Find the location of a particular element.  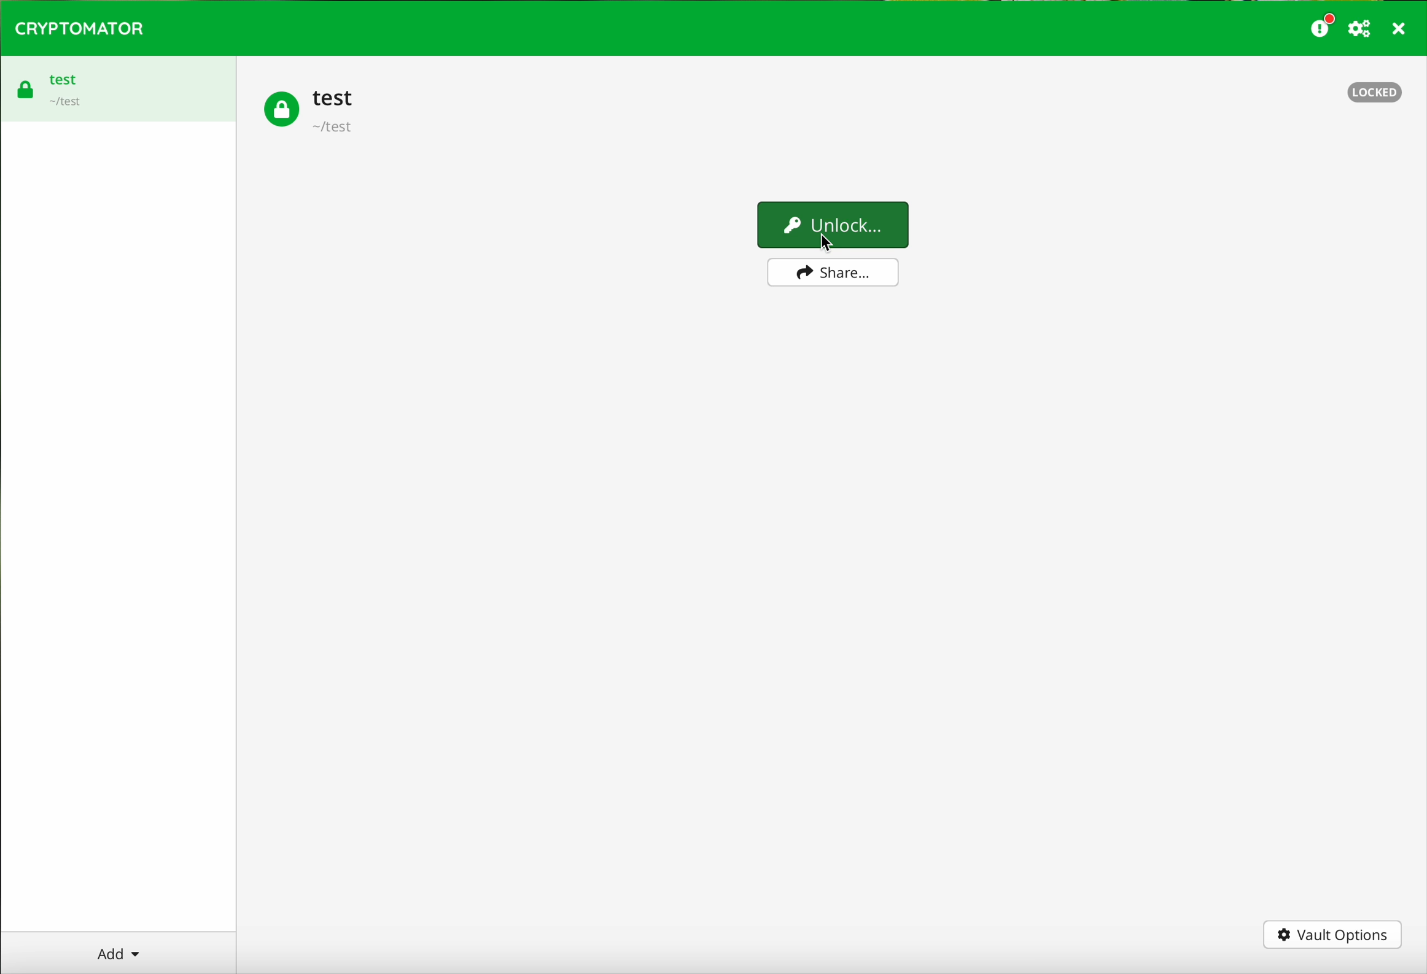

vault options is located at coordinates (1333, 937).